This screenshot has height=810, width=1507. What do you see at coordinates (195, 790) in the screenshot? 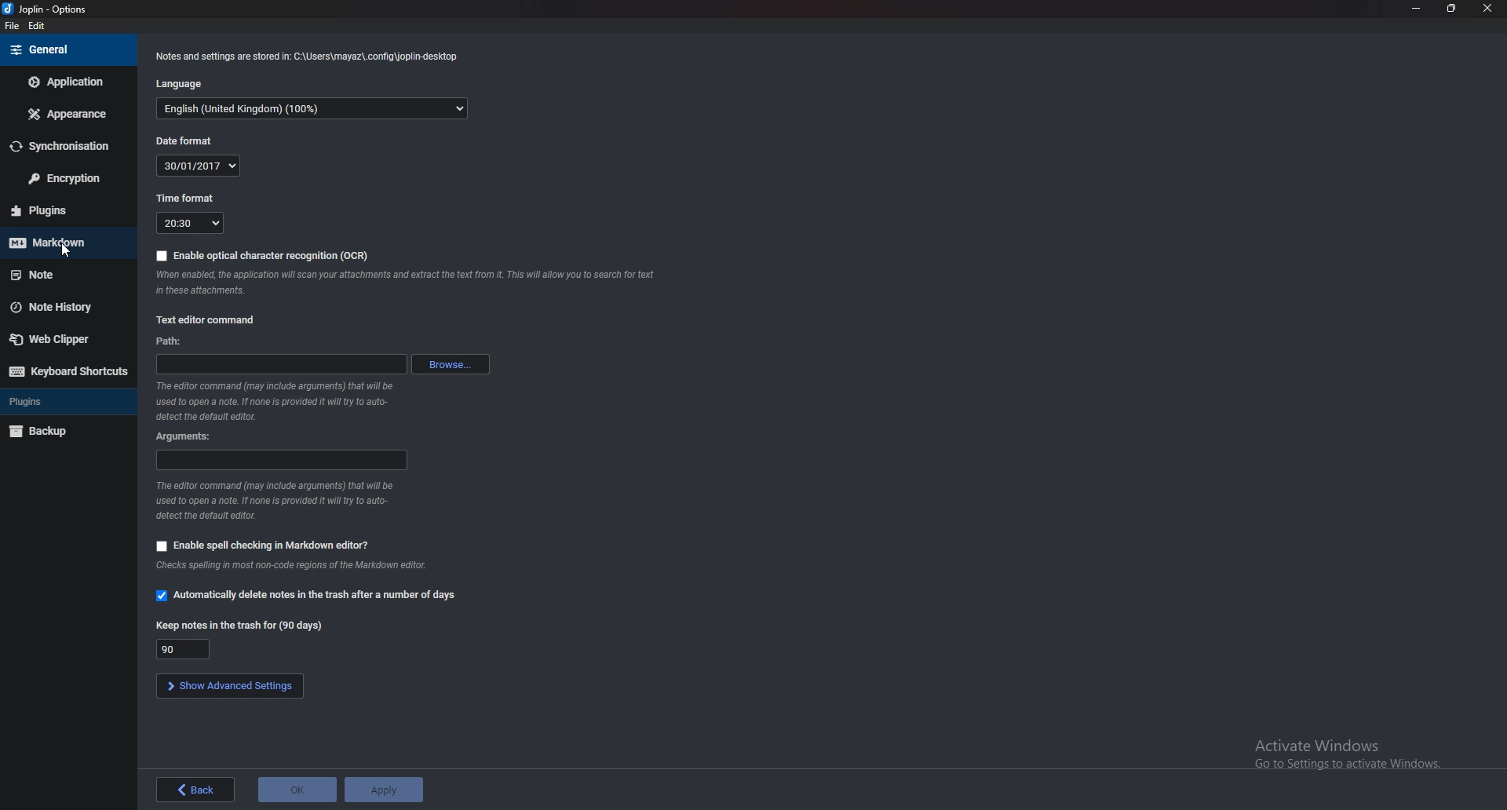
I see `back` at bounding box center [195, 790].